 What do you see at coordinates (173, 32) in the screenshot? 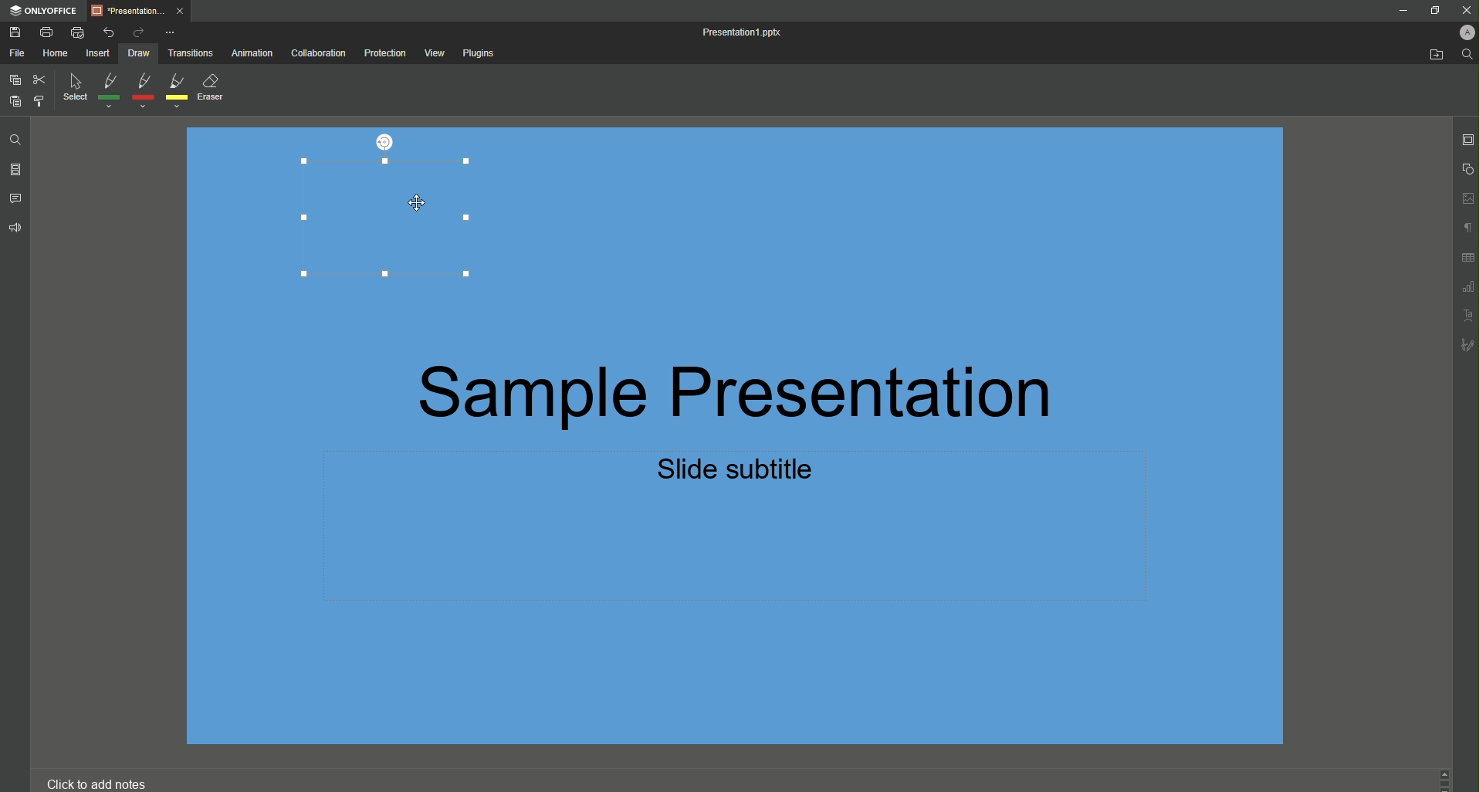
I see `More Options` at bounding box center [173, 32].